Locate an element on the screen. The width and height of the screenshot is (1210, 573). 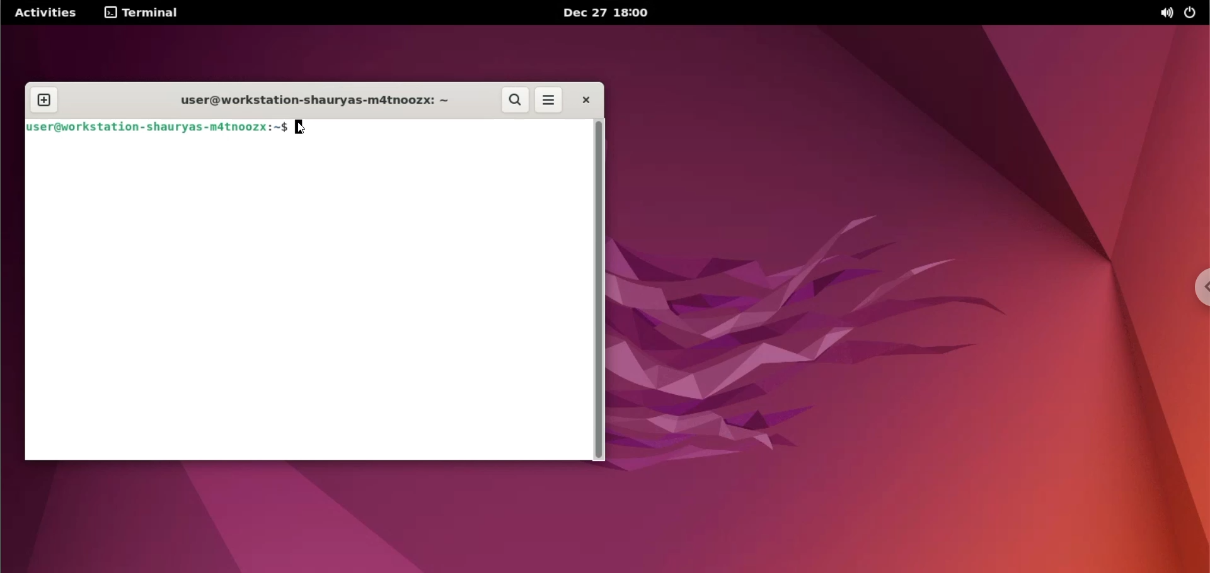
chrome options is located at coordinates (1198, 290).